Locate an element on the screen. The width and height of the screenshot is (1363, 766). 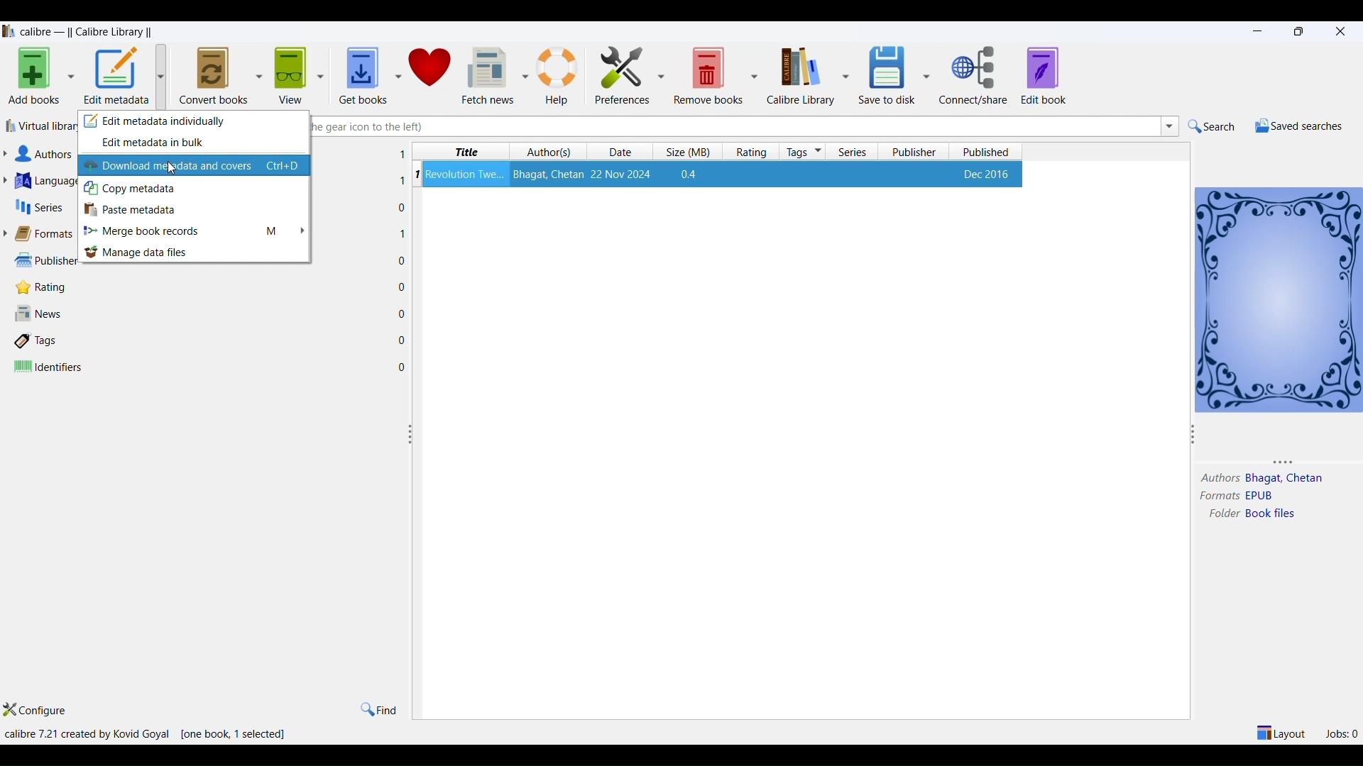
edit metadata in bulk is located at coordinates (193, 144).